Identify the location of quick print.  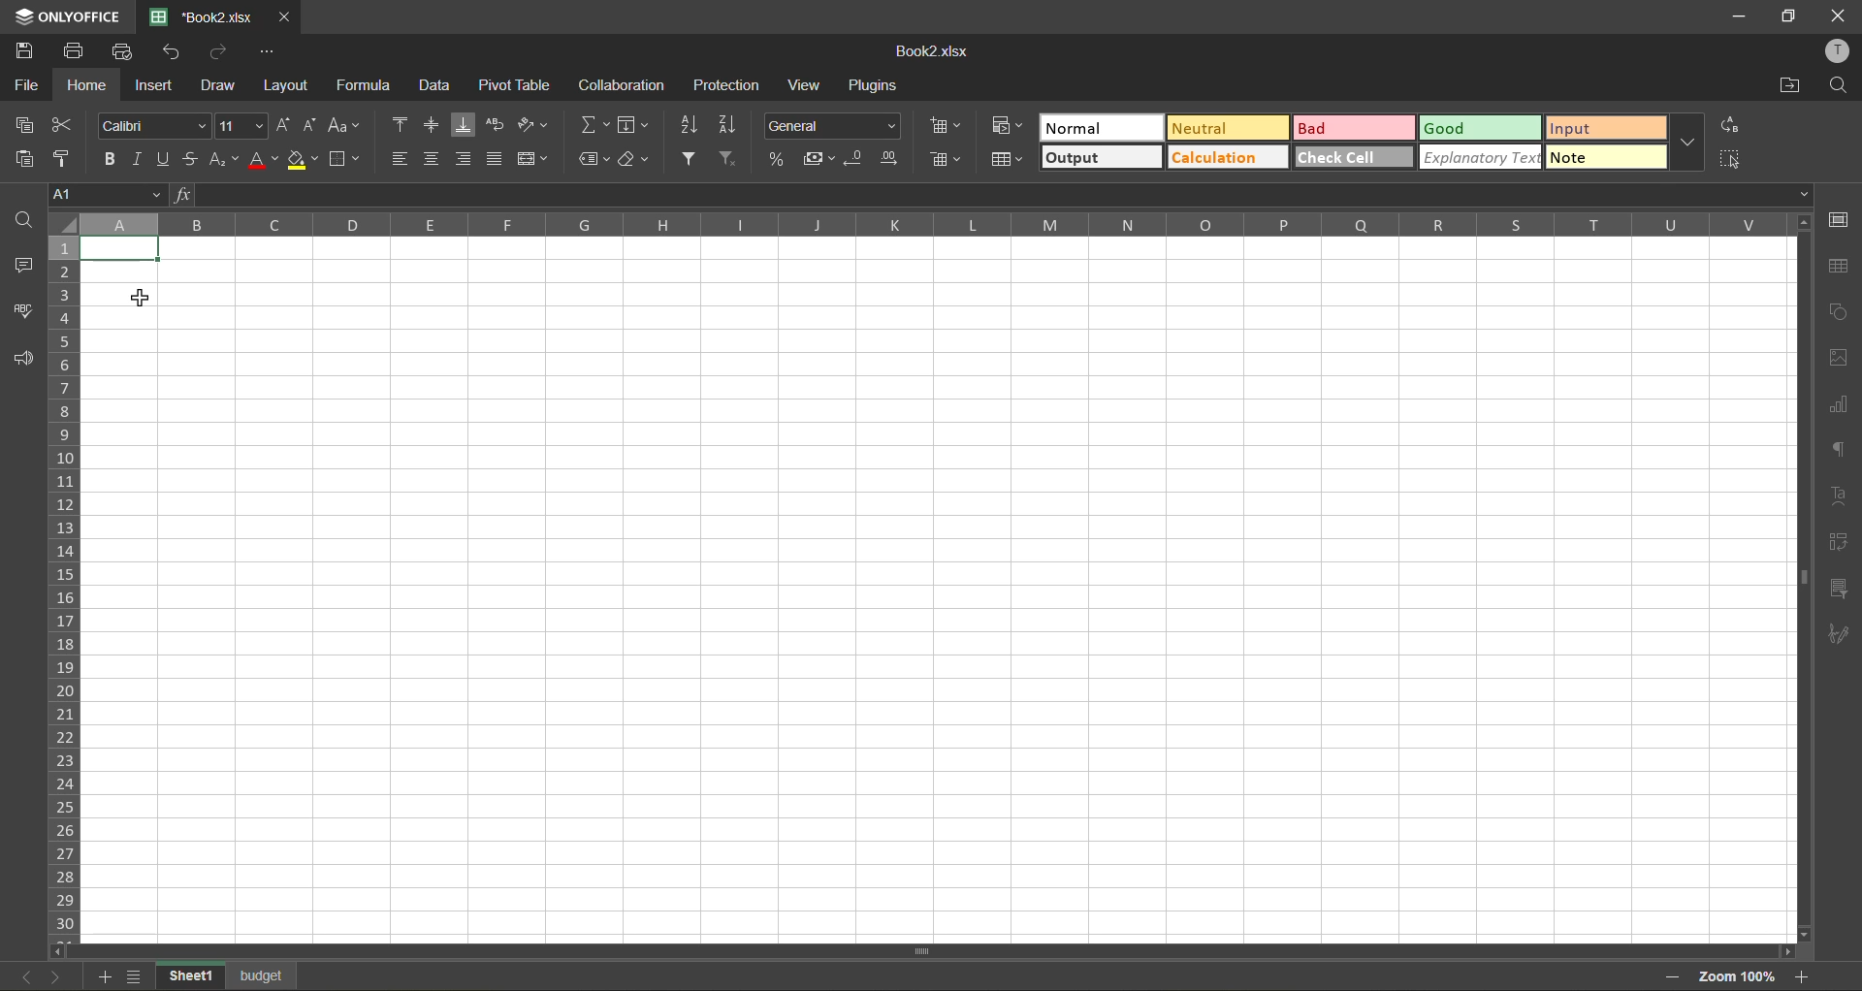
(128, 53).